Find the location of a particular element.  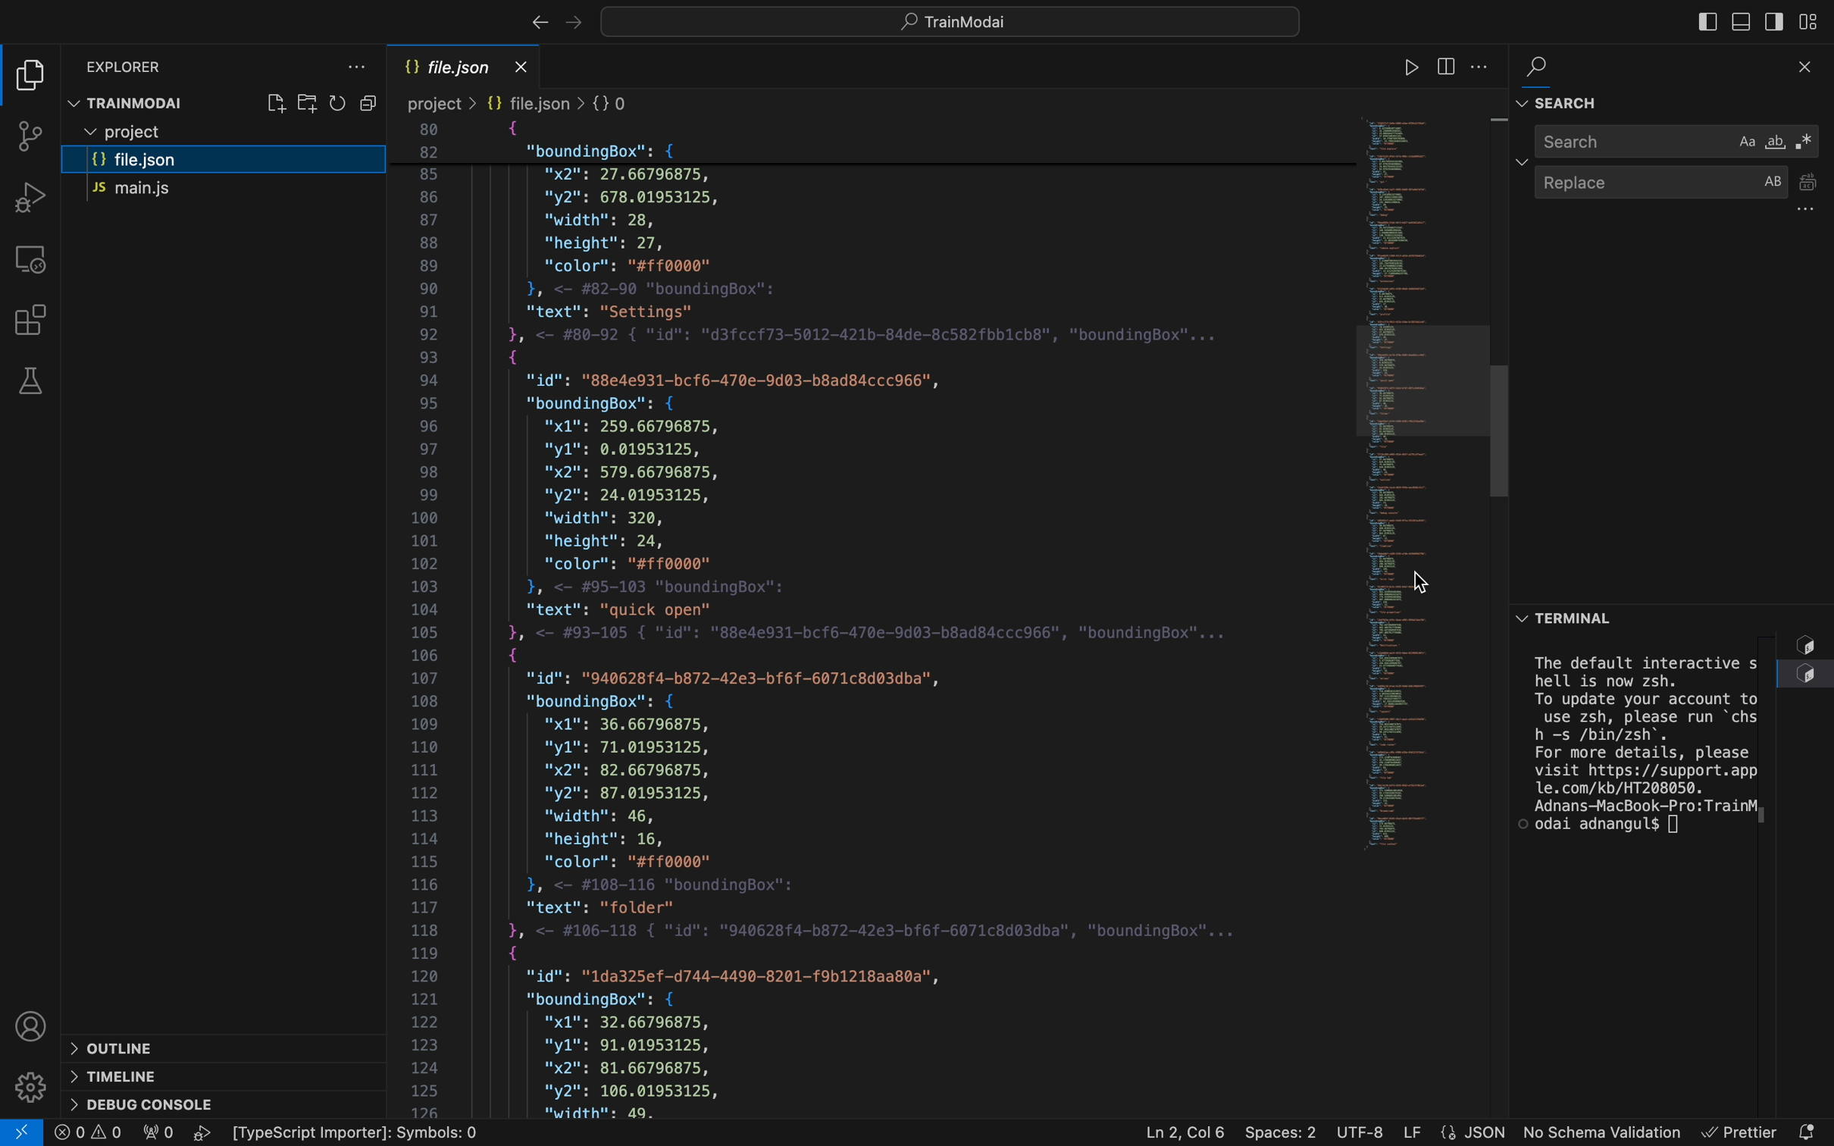

tests is located at coordinates (29, 380).